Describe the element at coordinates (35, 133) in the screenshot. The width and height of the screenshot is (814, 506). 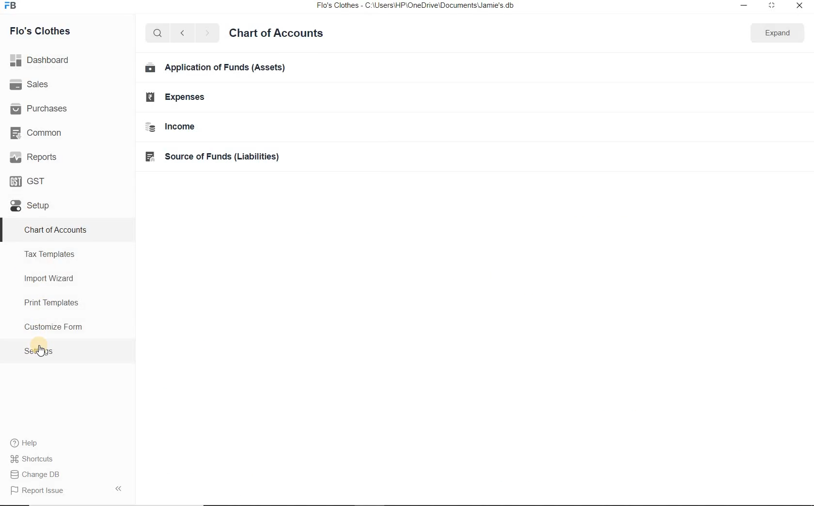
I see `Common` at that location.